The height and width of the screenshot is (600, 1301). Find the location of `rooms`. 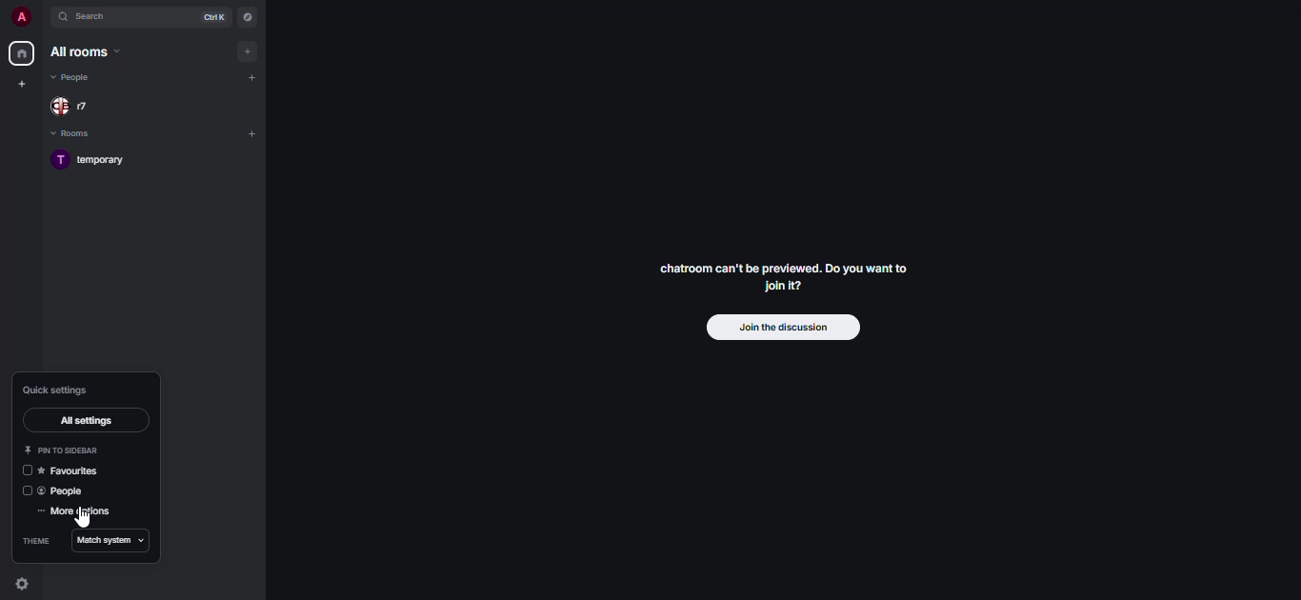

rooms is located at coordinates (70, 134).